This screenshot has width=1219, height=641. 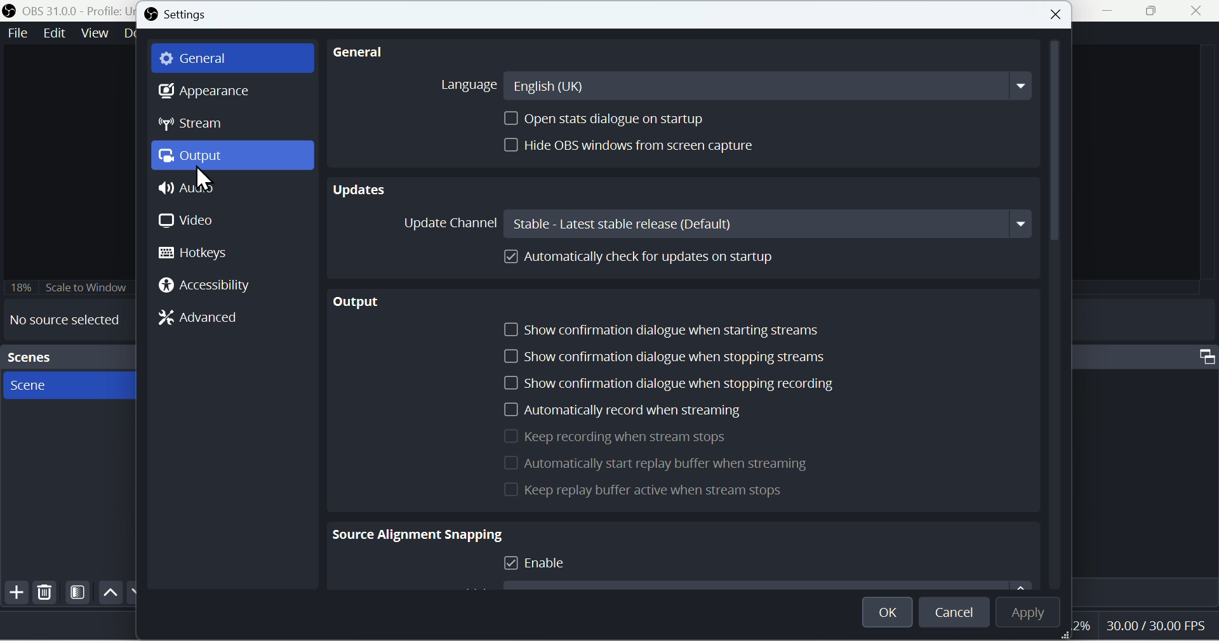 I want to click on Automatically record when streaming, so click(x=625, y=409).